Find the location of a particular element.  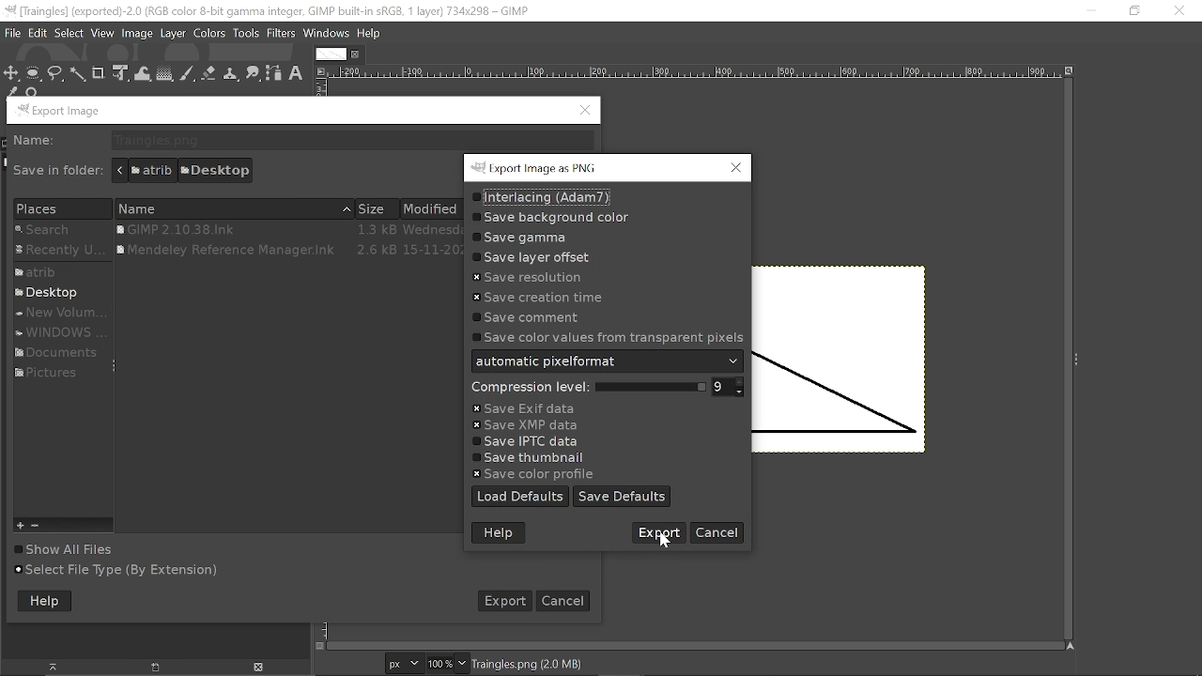

name of the file is located at coordinates (350, 141).